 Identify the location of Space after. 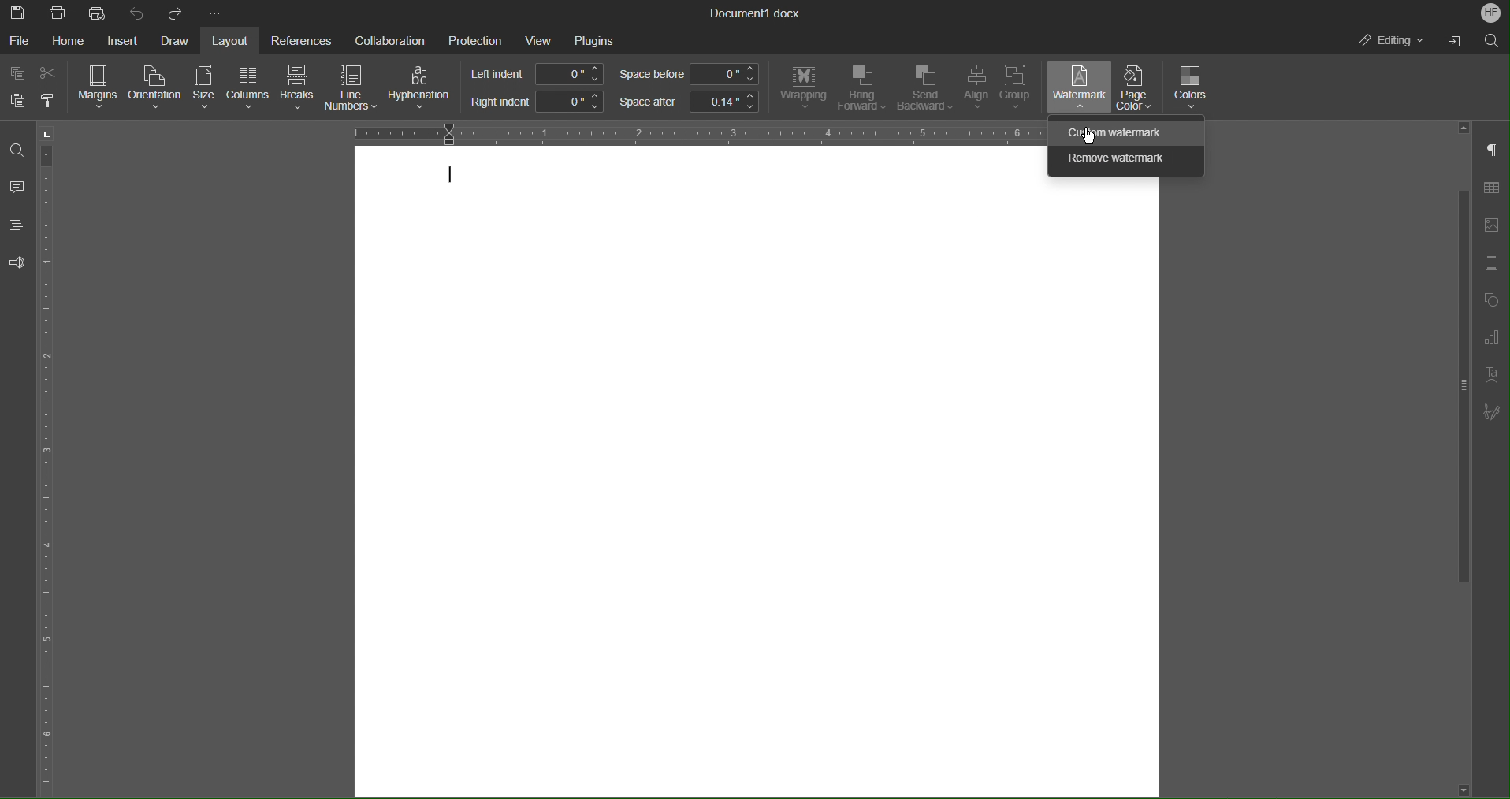
(688, 102).